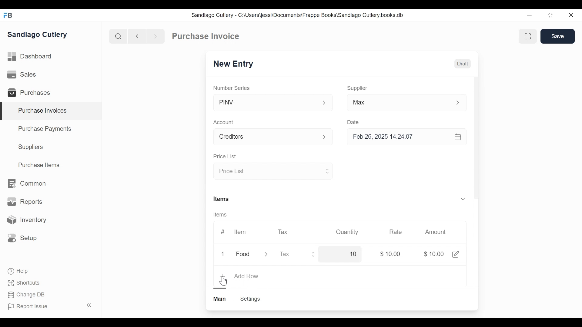 The height and width of the screenshot is (327, 582). What do you see at coordinates (225, 281) in the screenshot?
I see `Cursor` at bounding box center [225, 281].